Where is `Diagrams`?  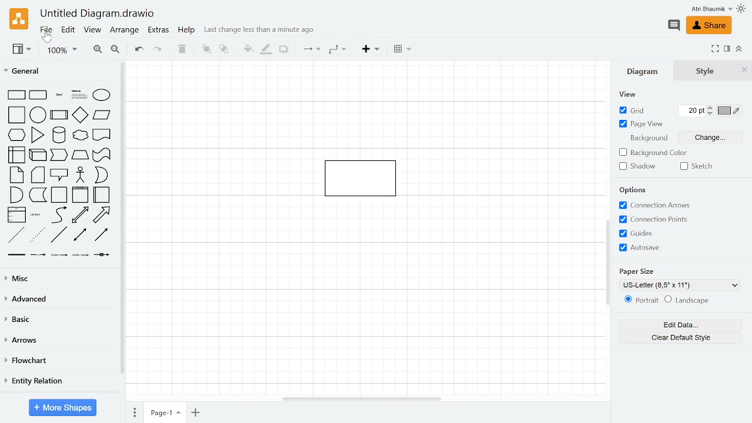 Diagrams is located at coordinates (643, 73).